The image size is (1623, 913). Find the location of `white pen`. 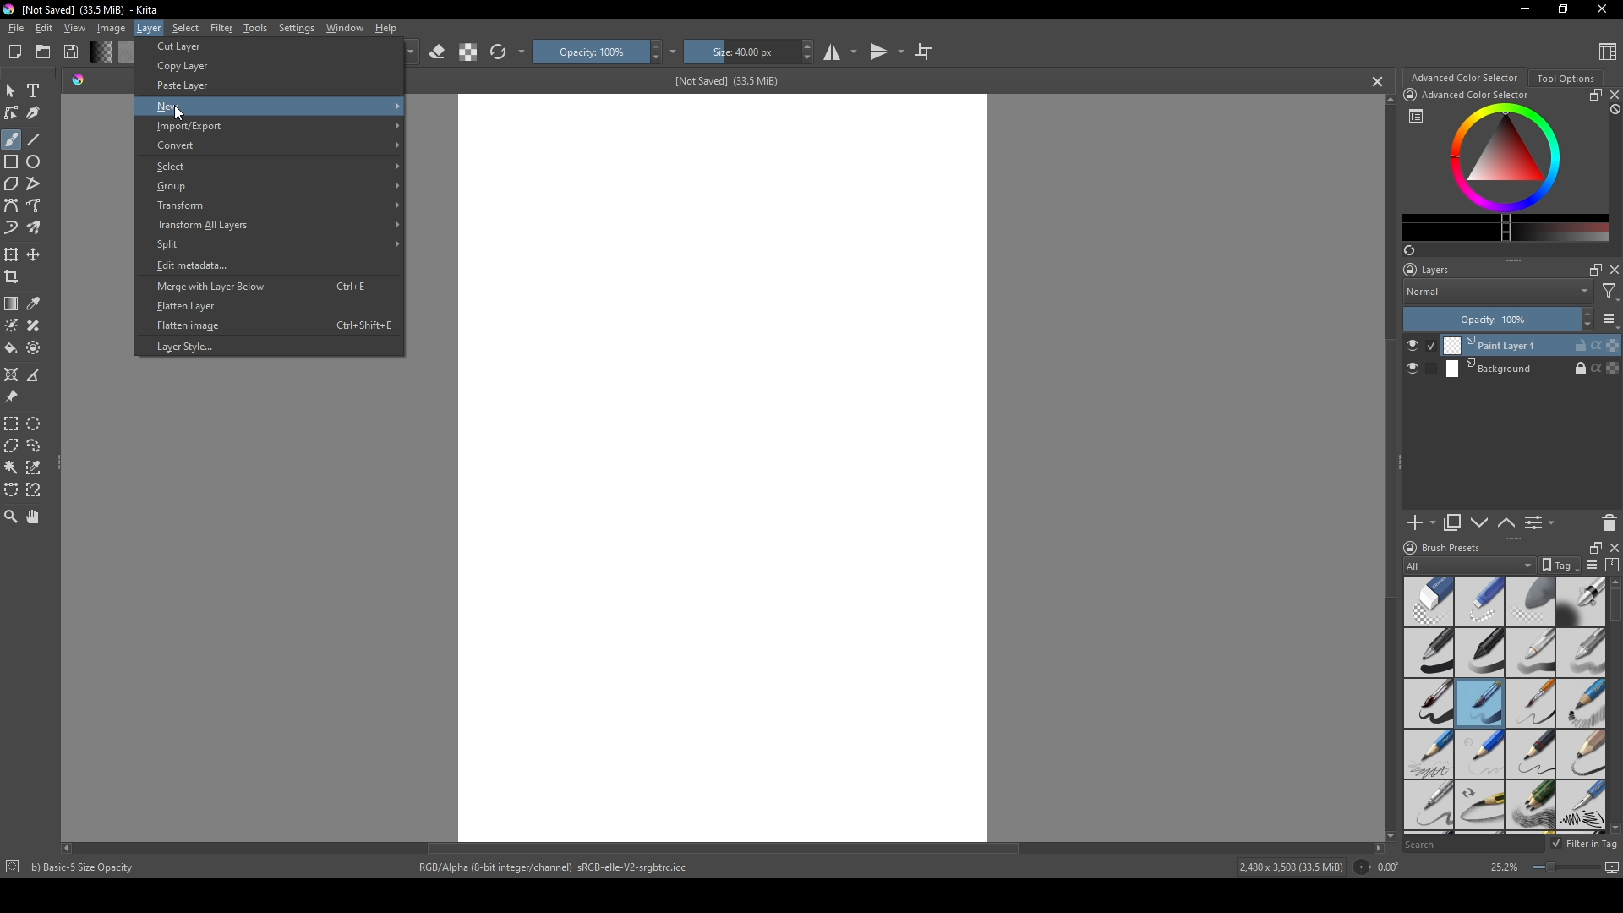

white pen is located at coordinates (1531, 653).